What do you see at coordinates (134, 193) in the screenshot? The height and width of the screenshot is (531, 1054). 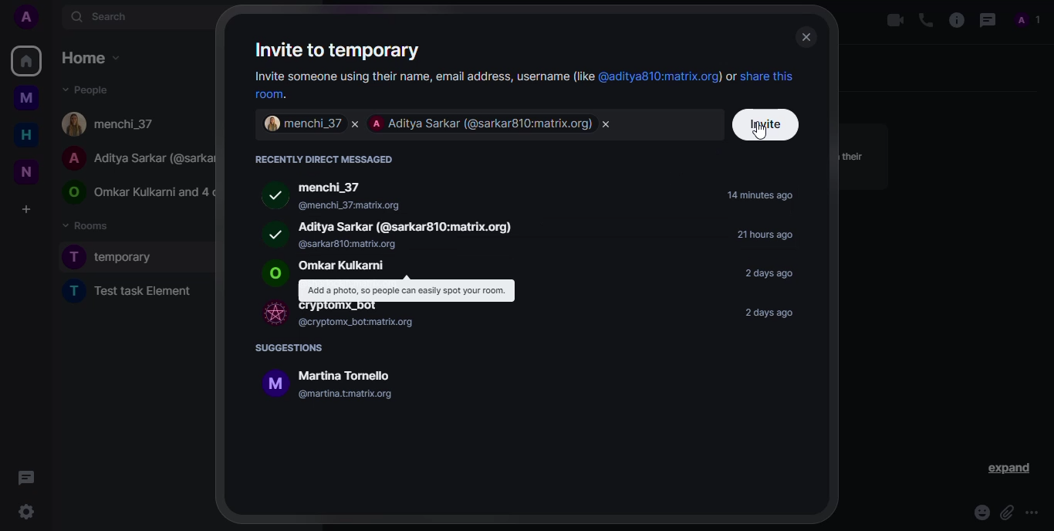 I see `peoPLe` at bounding box center [134, 193].